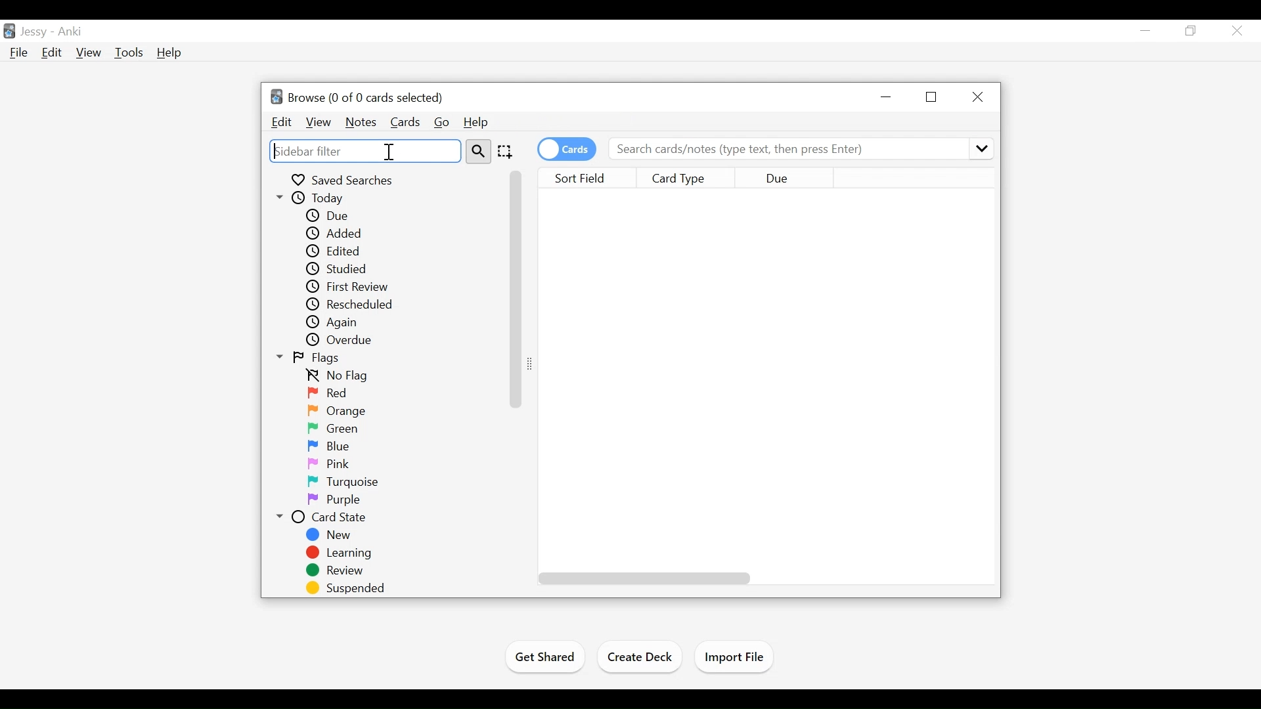 The image size is (1261, 709). What do you see at coordinates (53, 53) in the screenshot?
I see `Edit` at bounding box center [53, 53].